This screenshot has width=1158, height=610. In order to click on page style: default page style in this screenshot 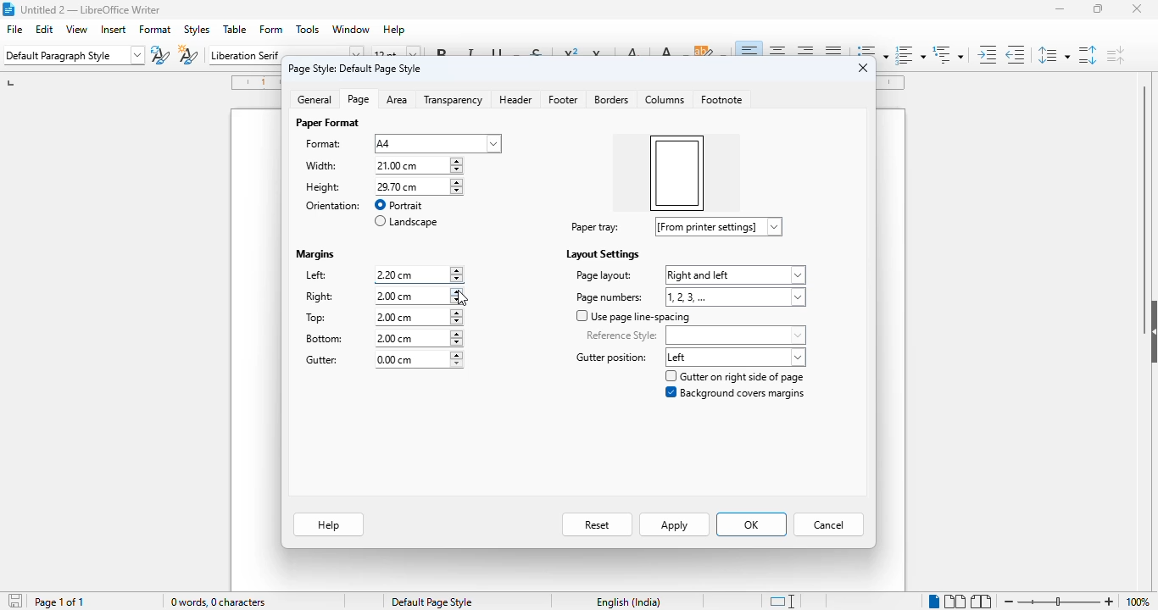, I will do `click(354, 68)`.